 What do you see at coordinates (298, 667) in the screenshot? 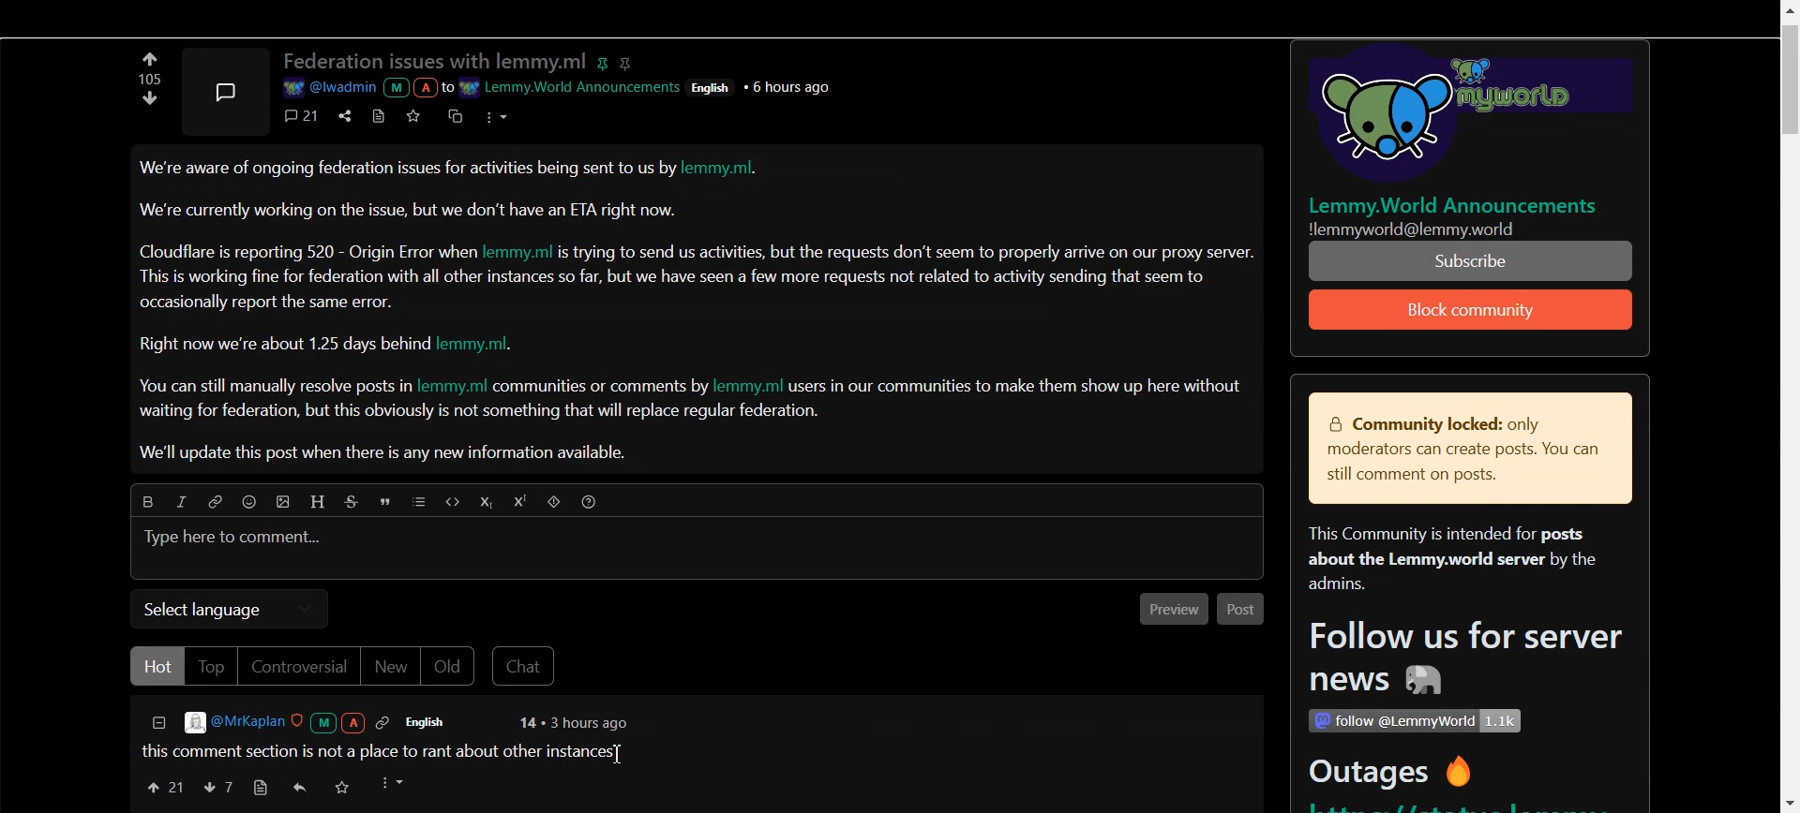
I see `Controversial` at bounding box center [298, 667].